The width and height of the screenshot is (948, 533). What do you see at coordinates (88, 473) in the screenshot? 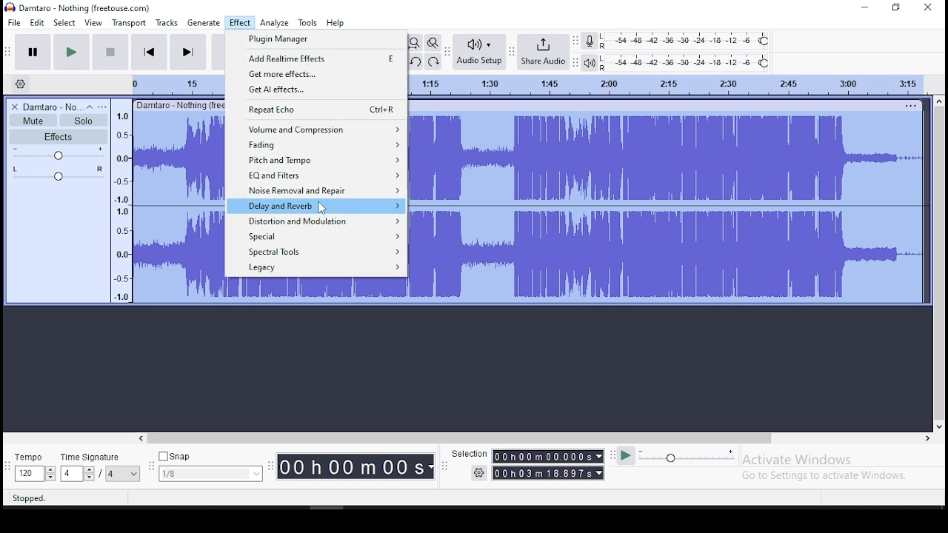
I see `Drop down` at bounding box center [88, 473].